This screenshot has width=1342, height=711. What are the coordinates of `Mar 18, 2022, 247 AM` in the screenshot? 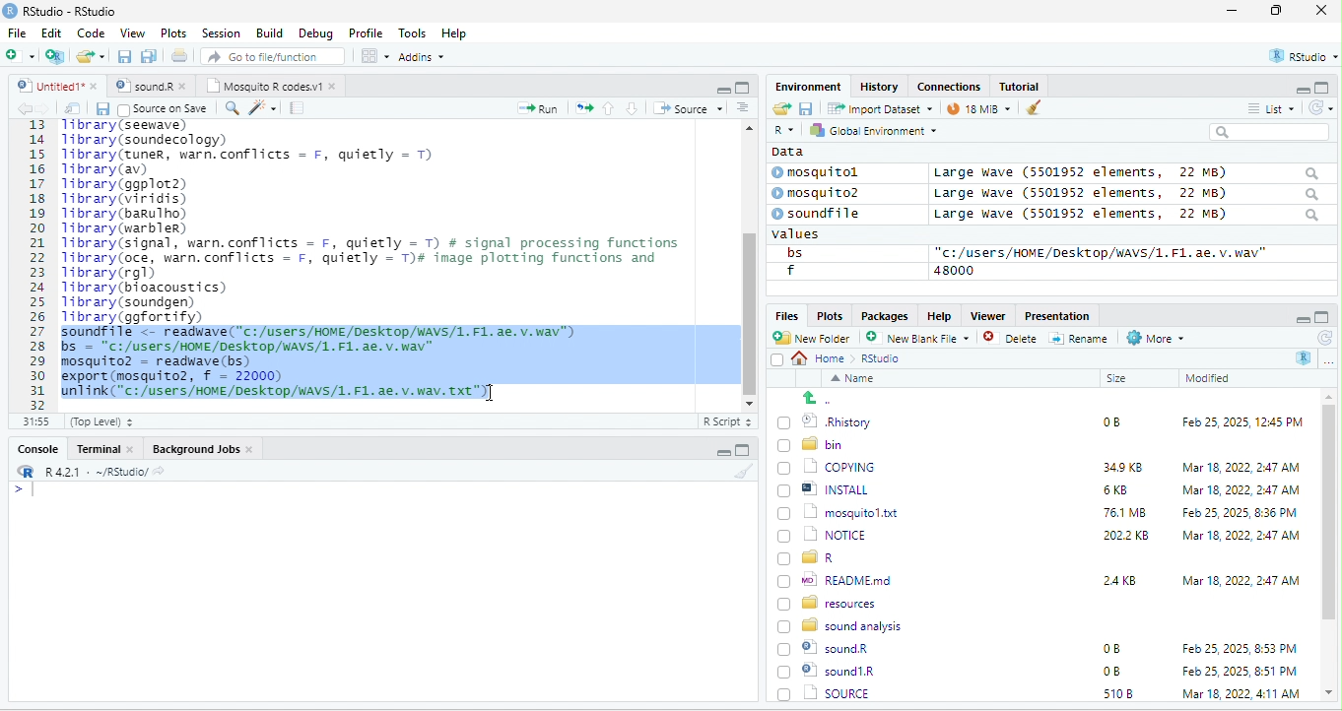 It's located at (1241, 467).